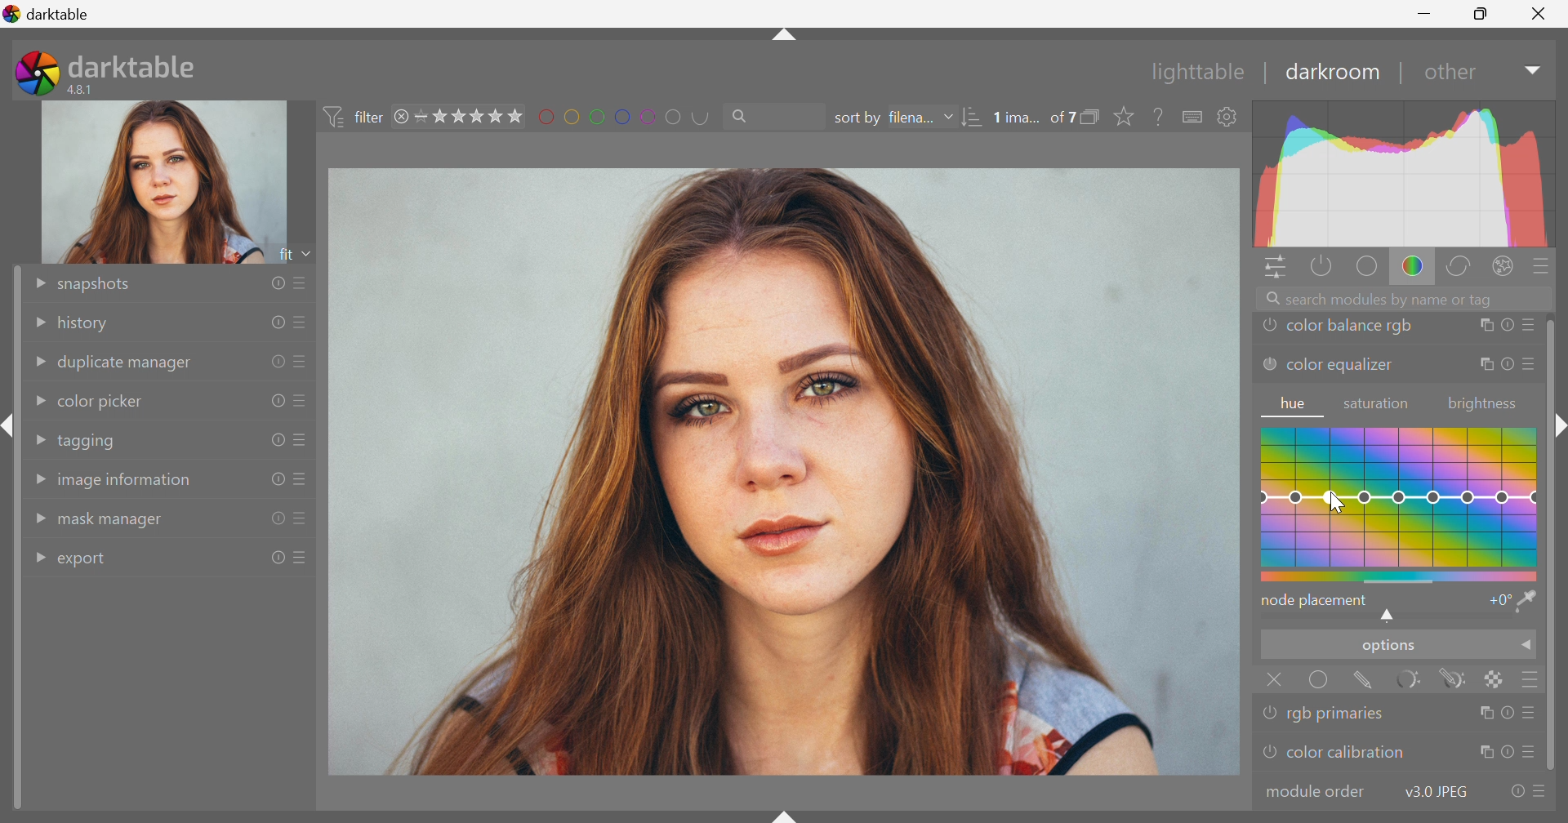  Describe the element at coordinates (1128, 117) in the screenshot. I see `click to change type of overlays shown on thumbnails` at that location.